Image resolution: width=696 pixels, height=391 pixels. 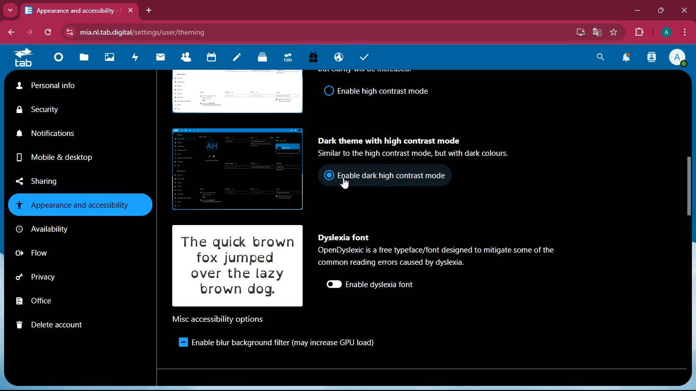 What do you see at coordinates (340, 58) in the screenshot?
I see `public` at bounding box center [340, 58].